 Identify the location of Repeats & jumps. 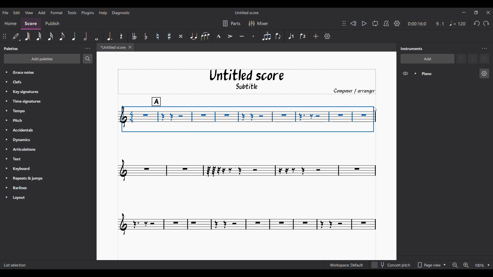
(30, 178).